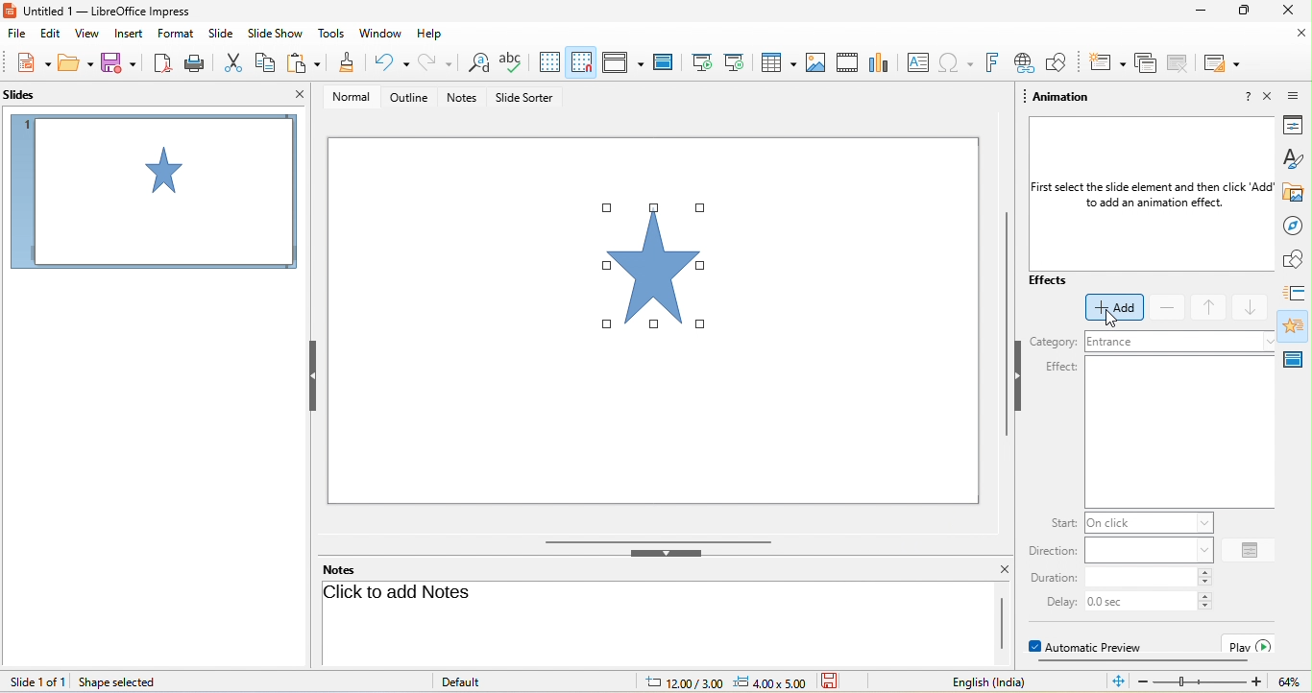 This screenshot has height=693, width=1312. Describe the element at coordinates (1298, 35) in the screenshot. I see `close` at that location.